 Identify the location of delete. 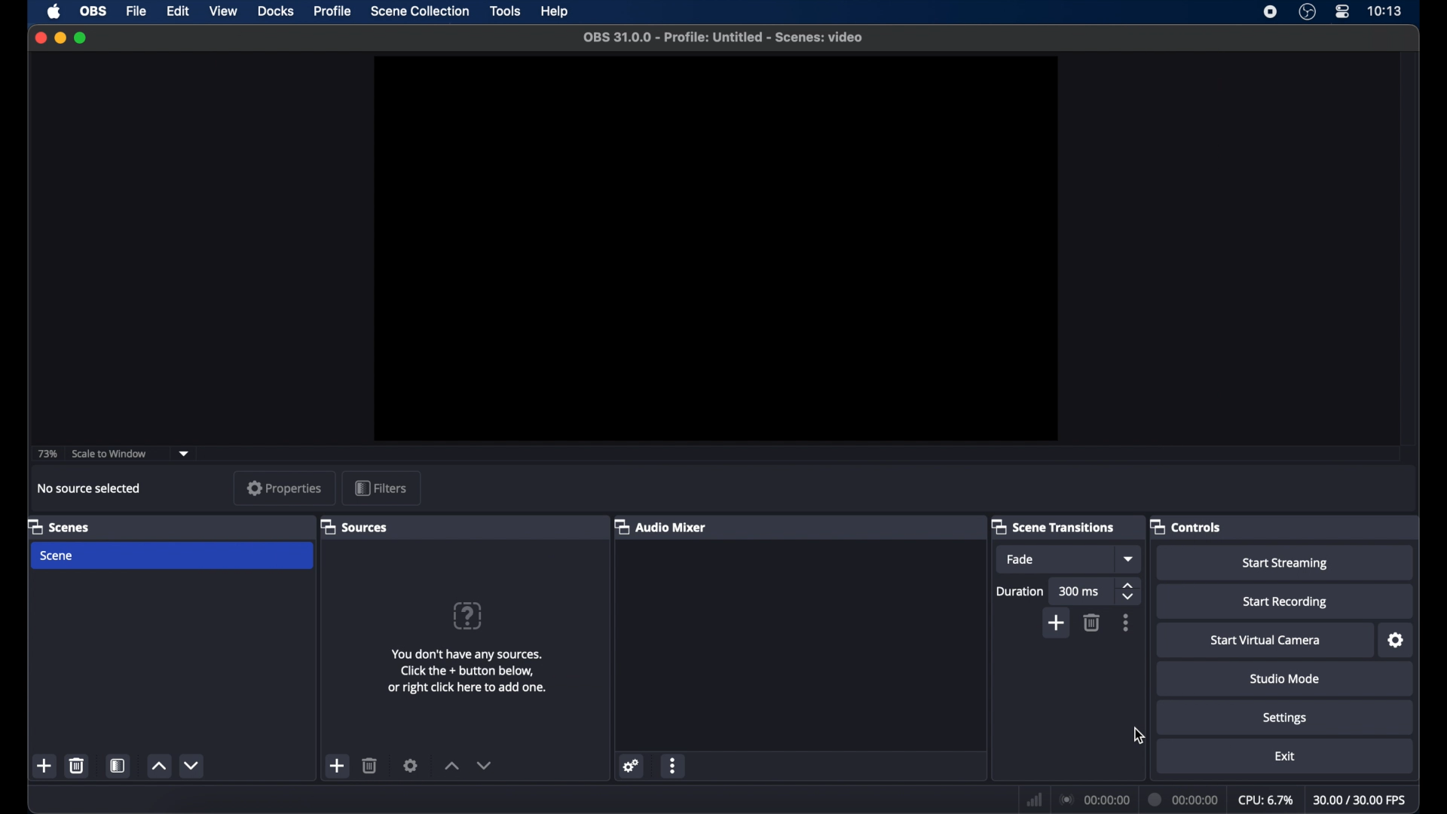
(370, 766).